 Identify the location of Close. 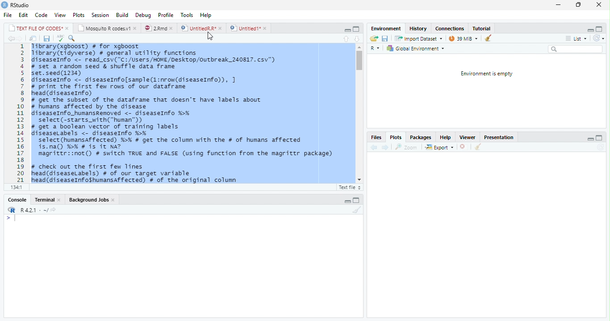
(598, 5).